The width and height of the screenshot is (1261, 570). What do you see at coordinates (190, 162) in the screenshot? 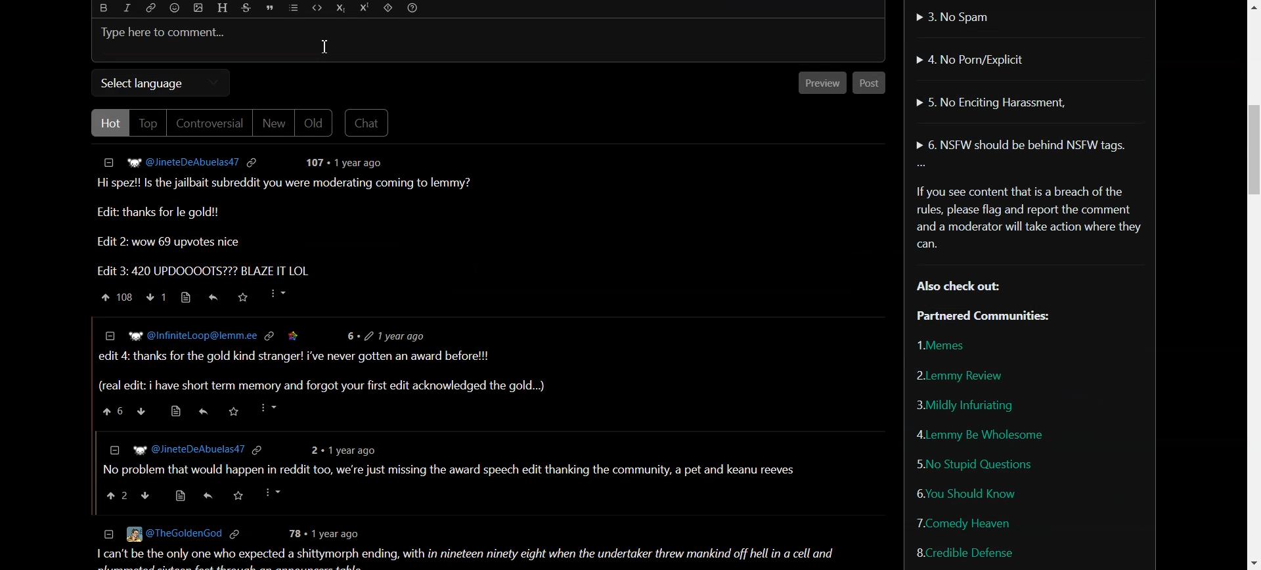
I see `Hyperlink` at bounding box center [190, 162].